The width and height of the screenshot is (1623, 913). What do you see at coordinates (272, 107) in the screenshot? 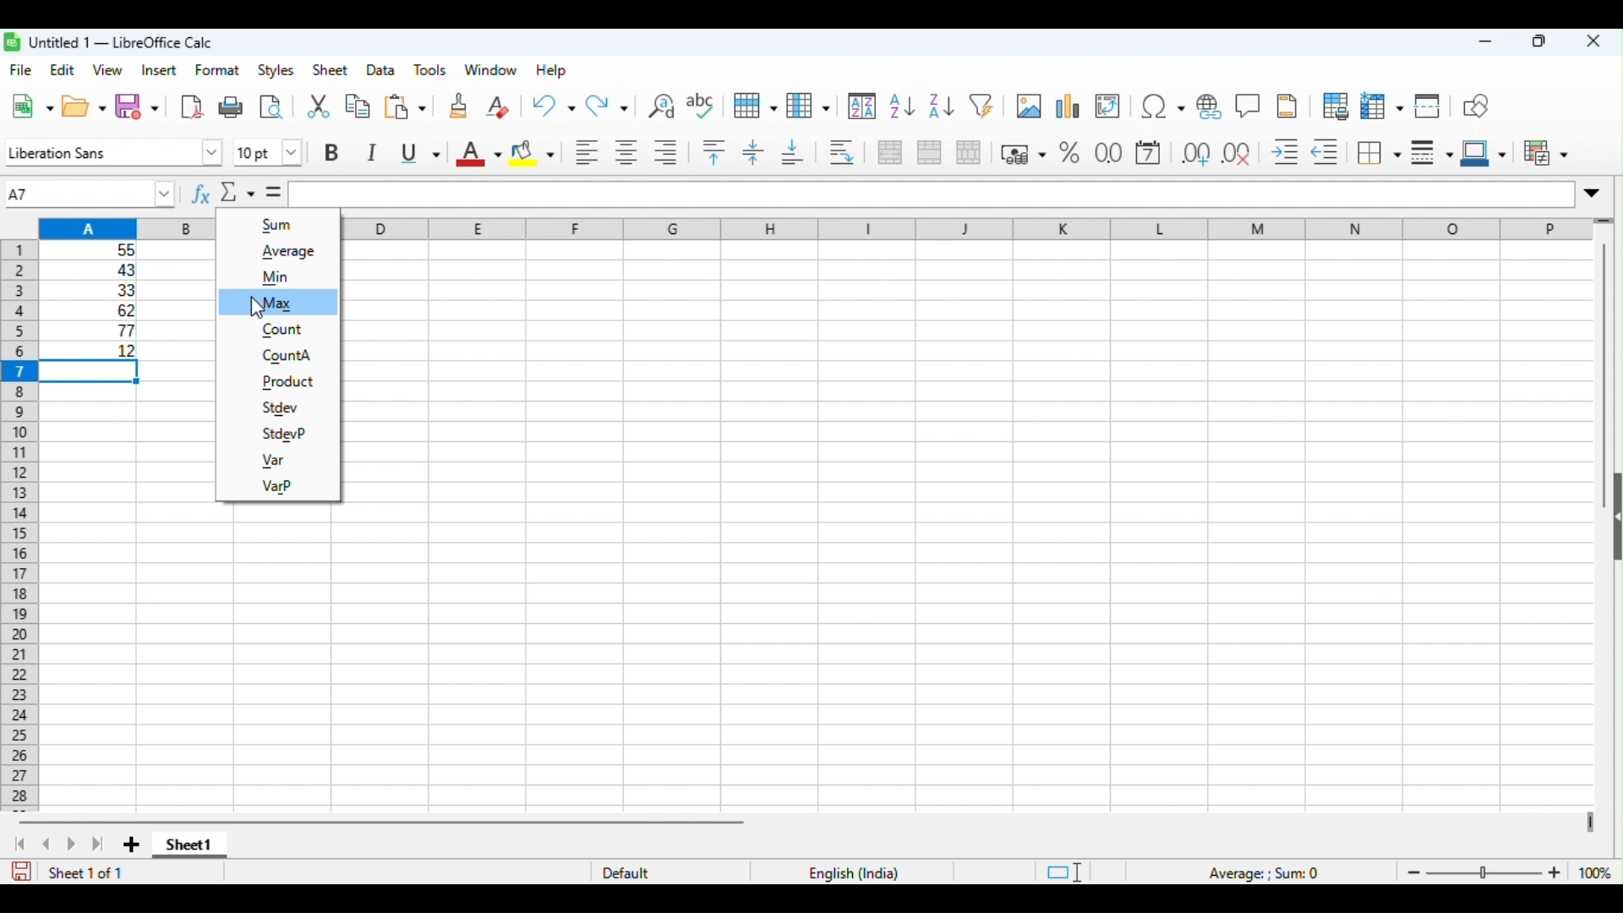
I see `toggle print preview` at bounding box center [272, 107].